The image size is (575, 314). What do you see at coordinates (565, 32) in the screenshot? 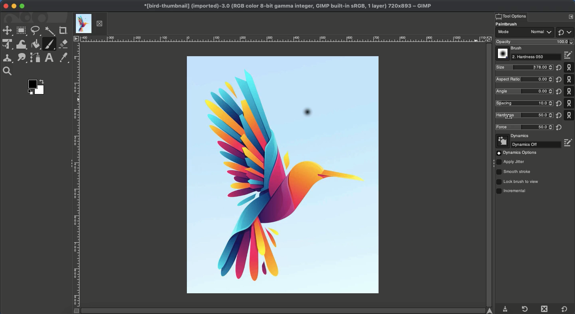
I see `Default` at bounding box center [565, 32].